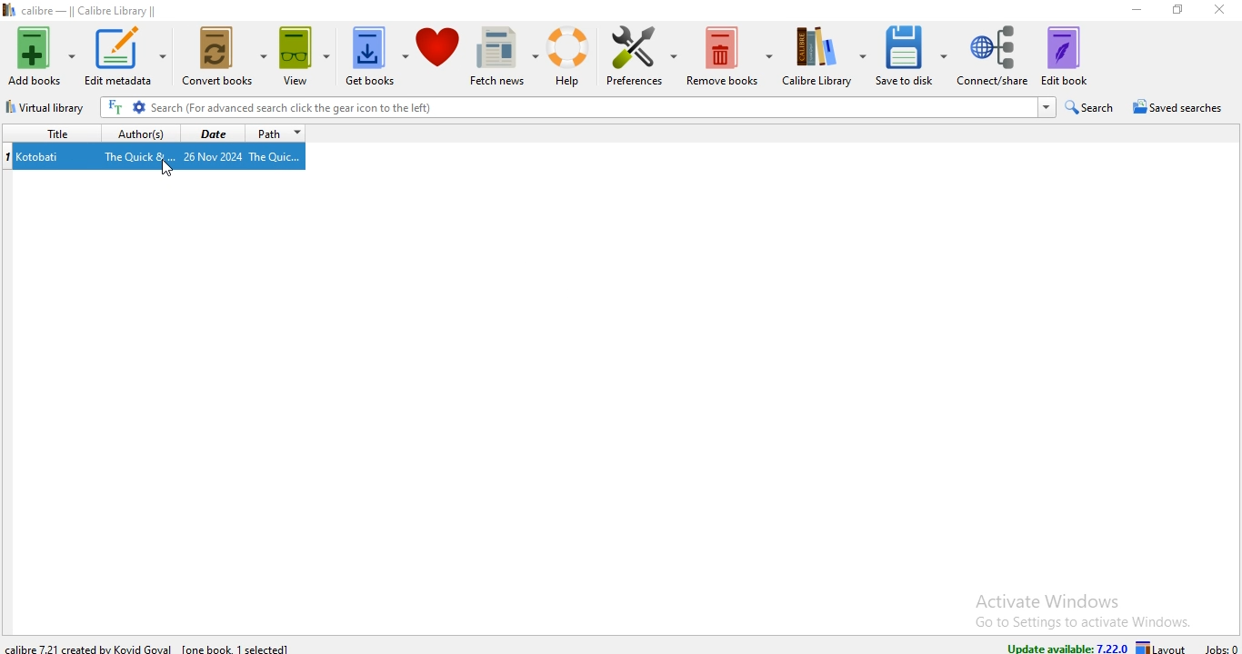  What do you see at coordinates (208, 133) in the screenshot?
I see `date` at bounding box center [208, 133].